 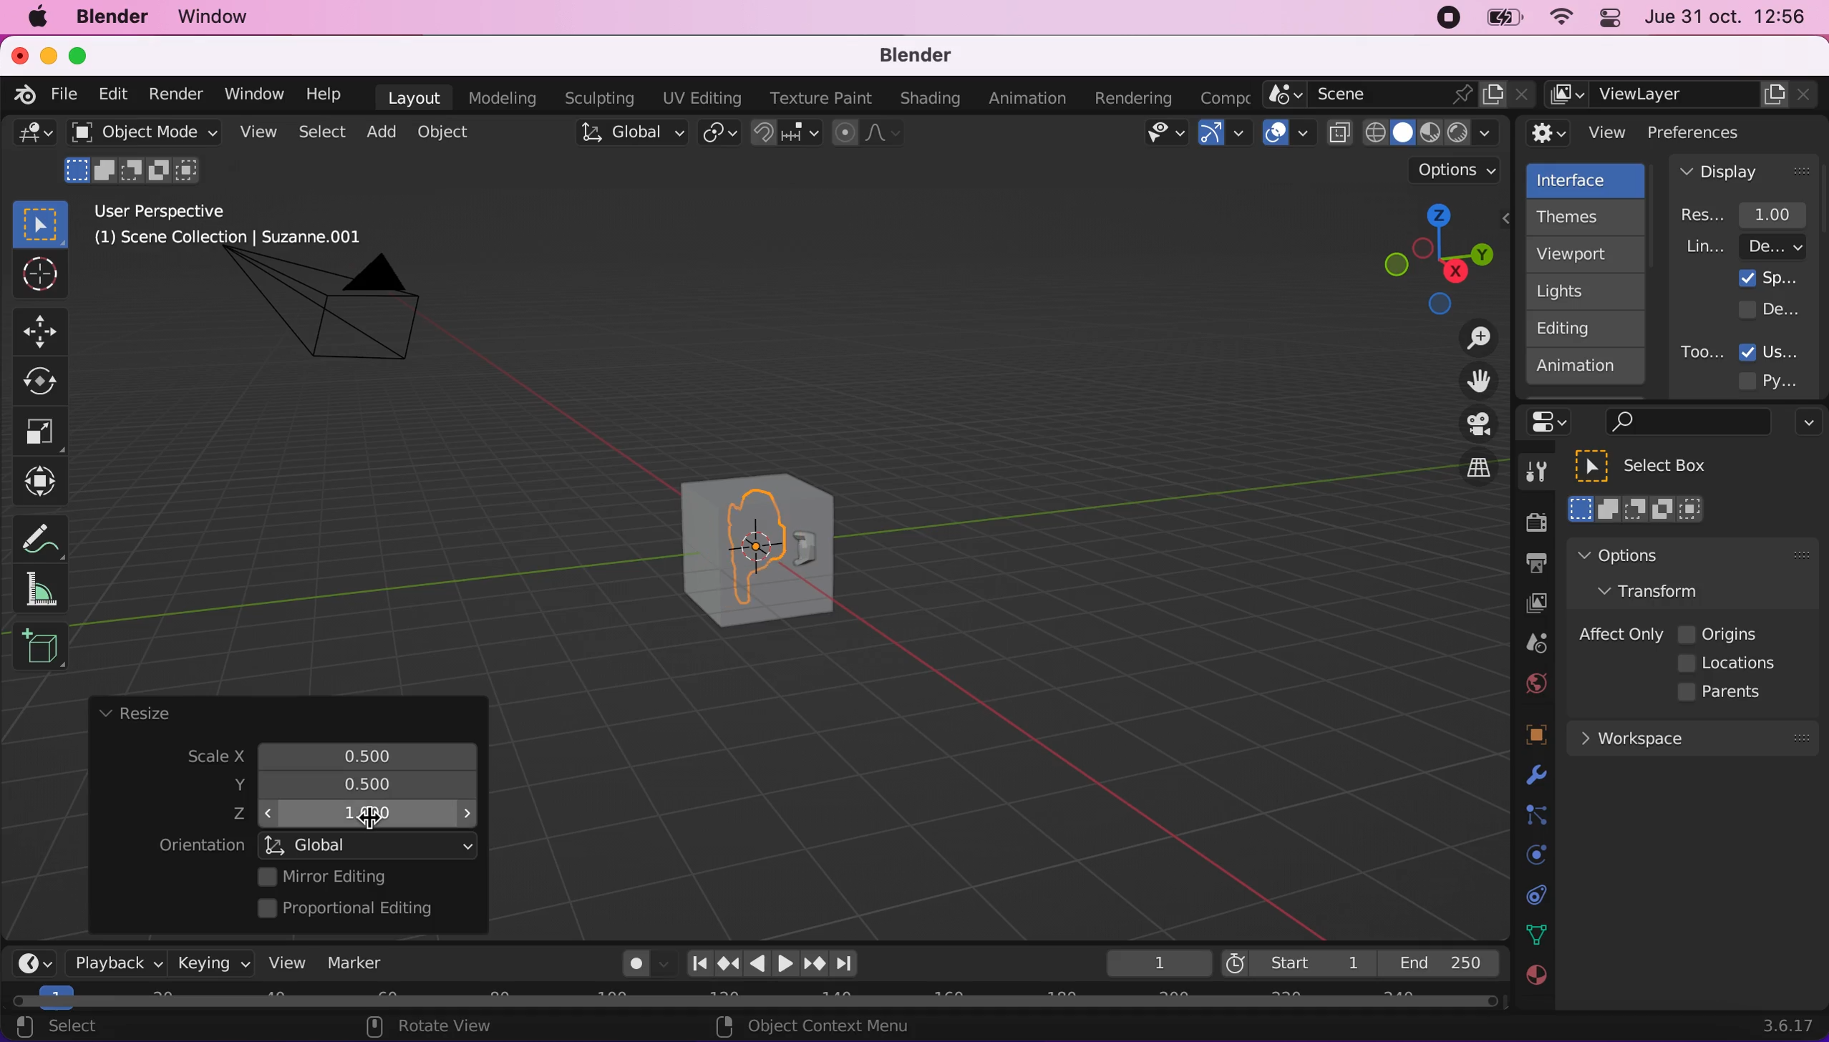 I want to click on developer extras, so click(x=1771, y=308).